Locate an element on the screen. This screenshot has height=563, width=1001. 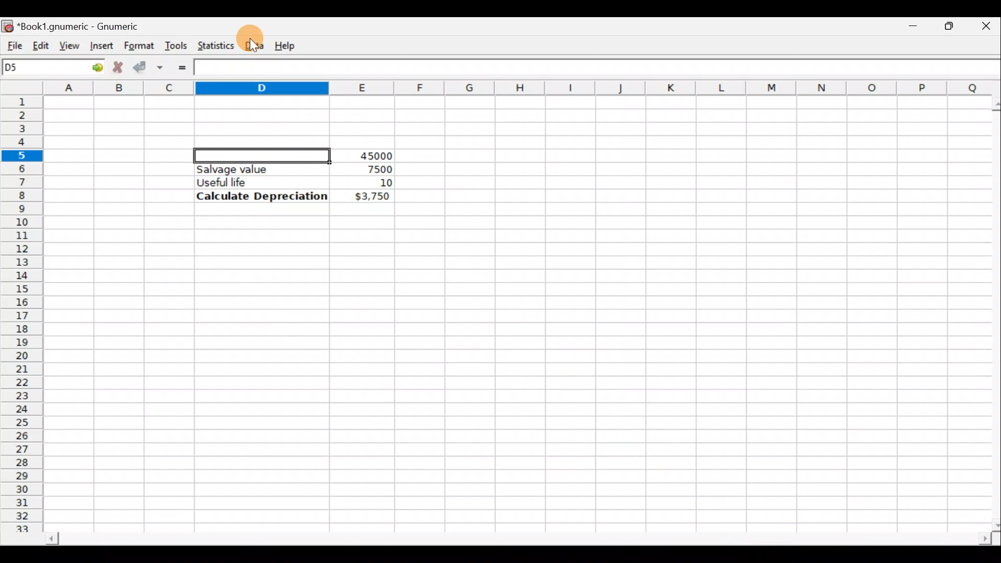
Go to is located at coordinates (93, 68).